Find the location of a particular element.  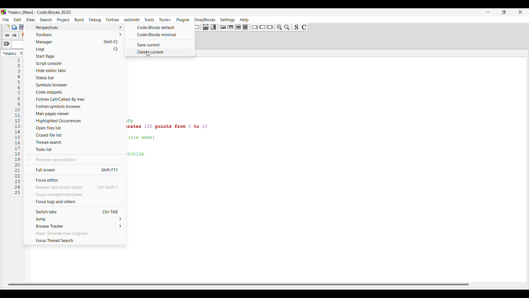

Jump forward is located at coordinates (15, 35).